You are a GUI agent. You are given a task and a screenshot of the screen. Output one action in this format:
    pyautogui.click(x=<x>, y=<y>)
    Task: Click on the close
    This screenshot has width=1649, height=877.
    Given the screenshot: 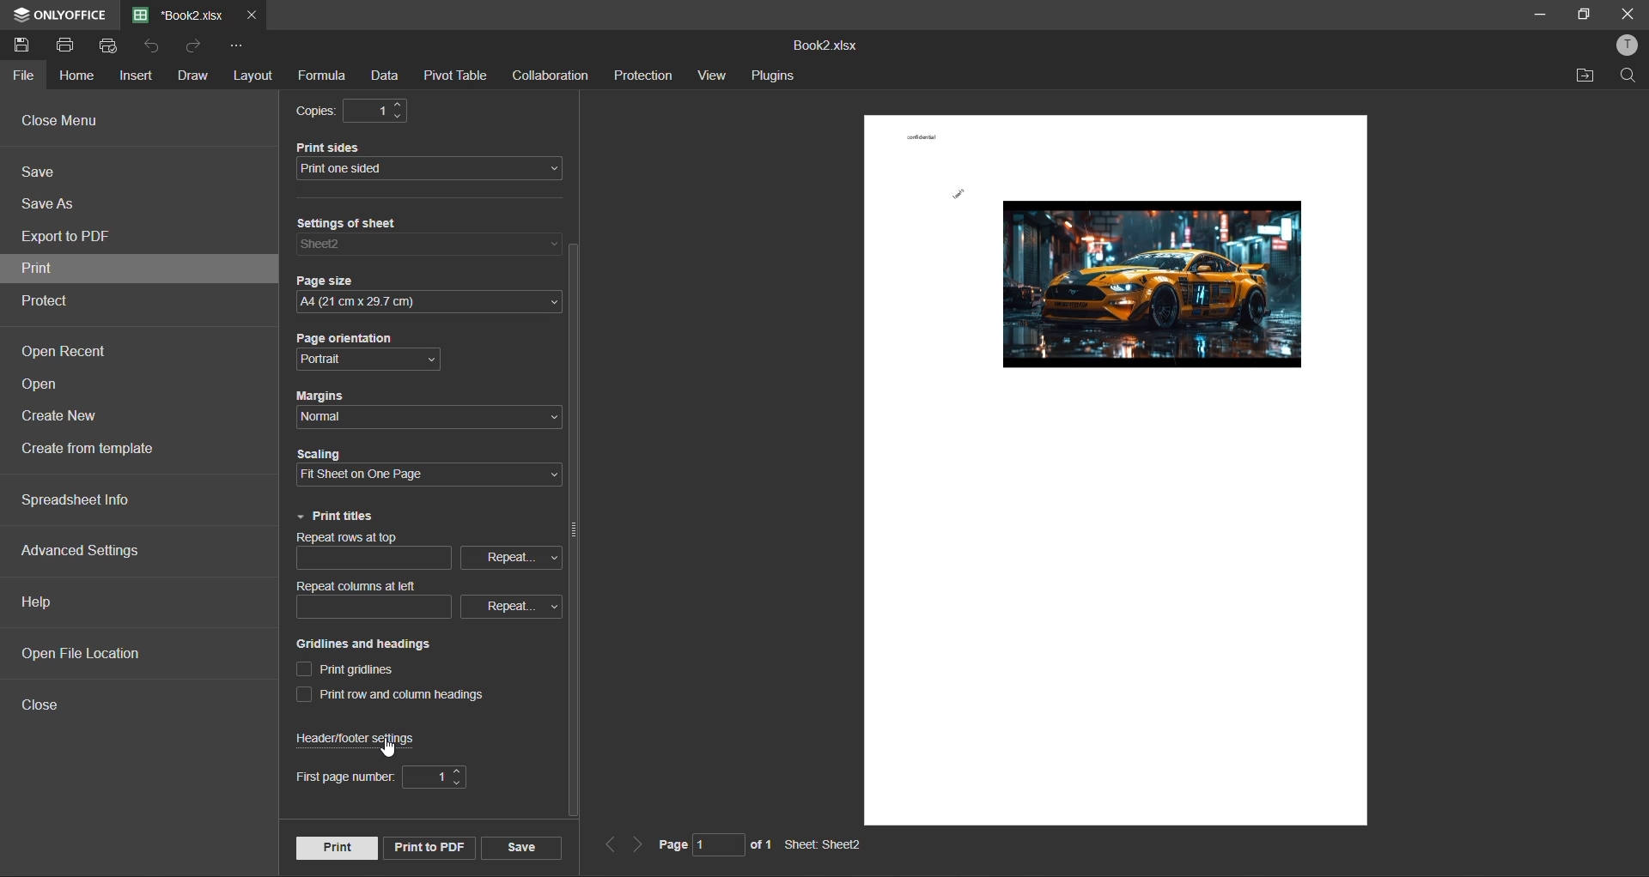 What is the action you would take?
    pyautogui.click(x=1627, y=12)
    